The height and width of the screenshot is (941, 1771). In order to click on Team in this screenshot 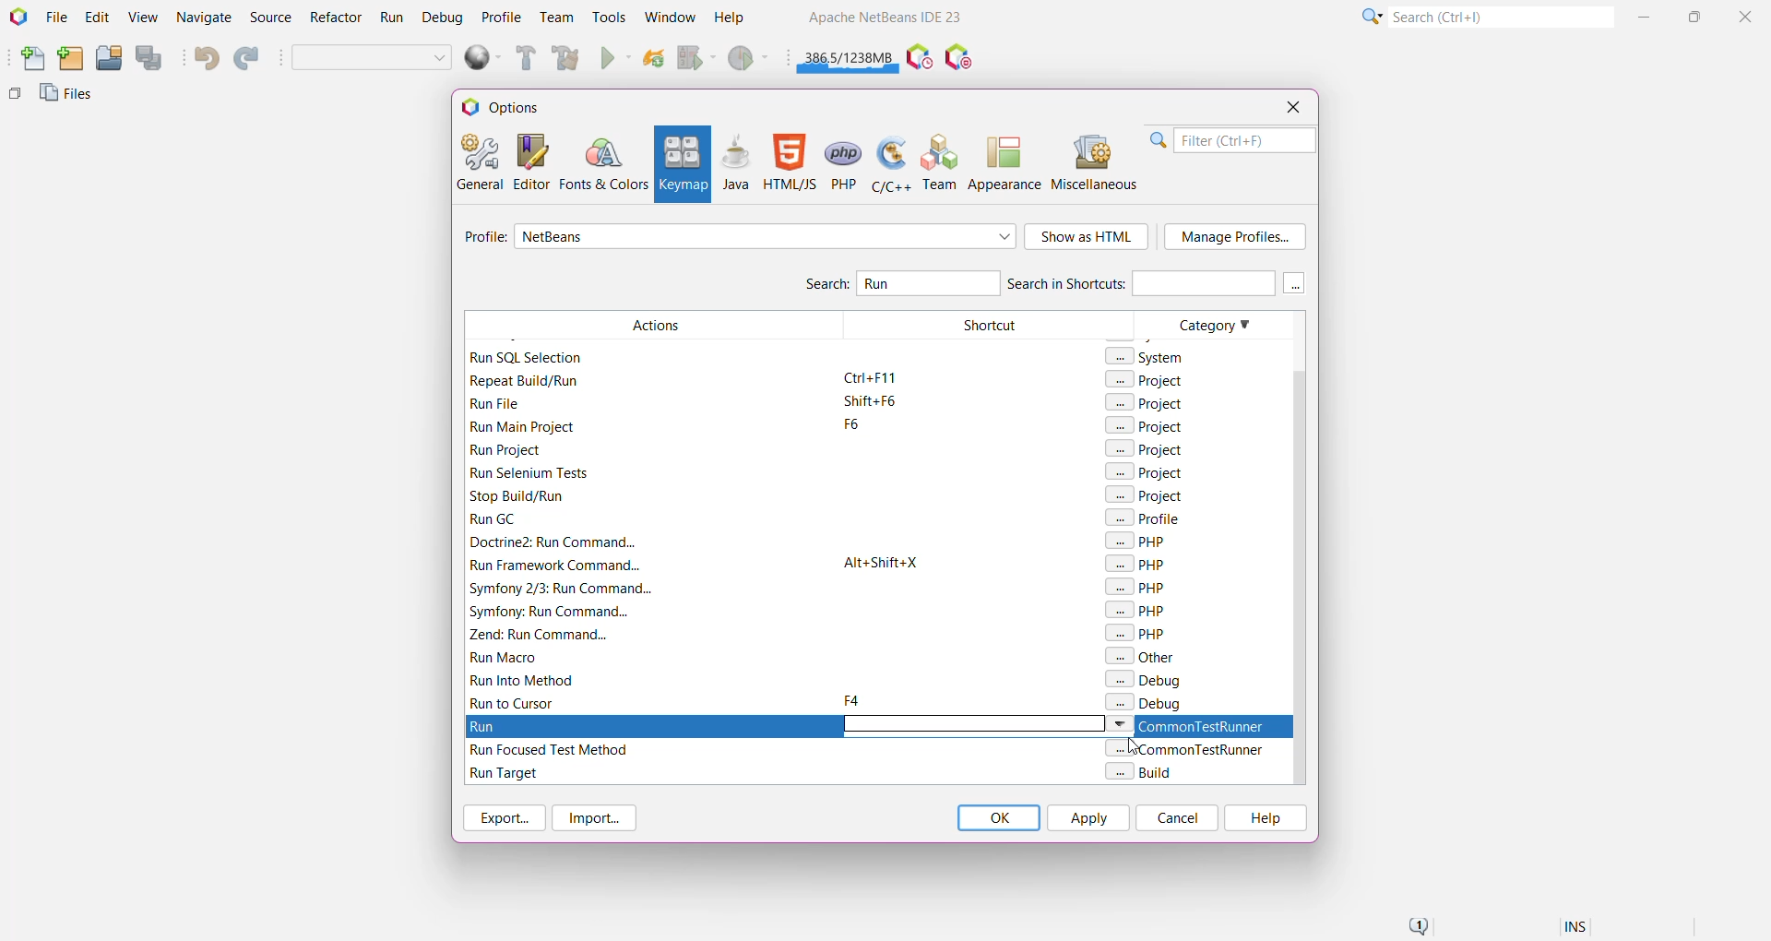, I will do `click(555, 18)`.